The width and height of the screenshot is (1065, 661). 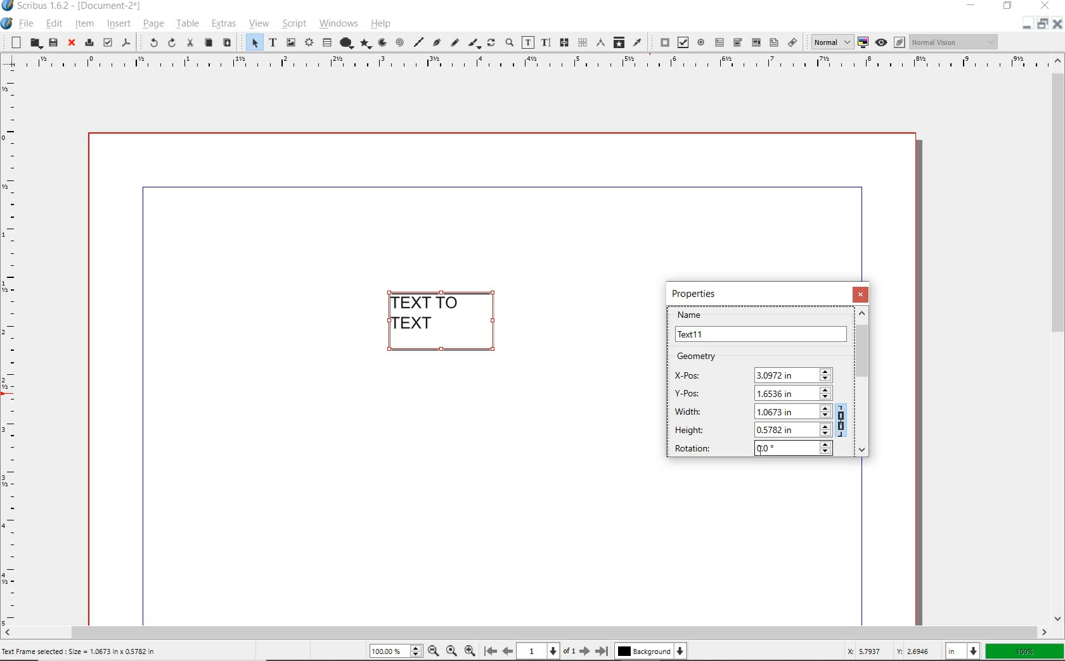 What do you see at coordinates (1058, 27) in the screenshot?
I see `close` at bounding box center [1058, 27].